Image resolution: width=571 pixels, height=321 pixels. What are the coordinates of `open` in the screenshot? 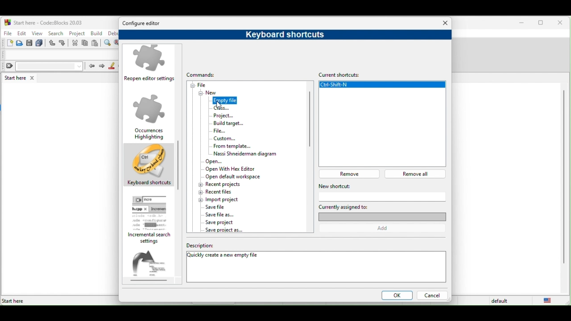 It's located at (218, 161).